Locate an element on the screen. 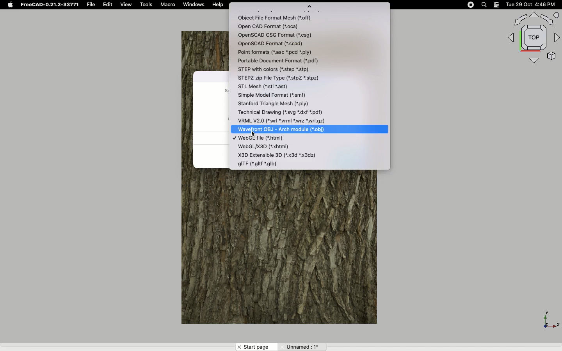  Axis is located at coordinates (549, 318).